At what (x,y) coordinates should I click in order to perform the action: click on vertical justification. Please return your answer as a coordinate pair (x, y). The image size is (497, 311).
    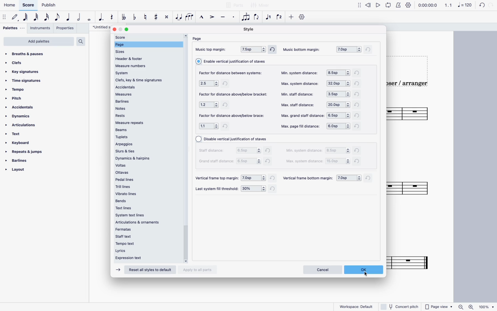
    Looking at the image, I should click on (233, 61).